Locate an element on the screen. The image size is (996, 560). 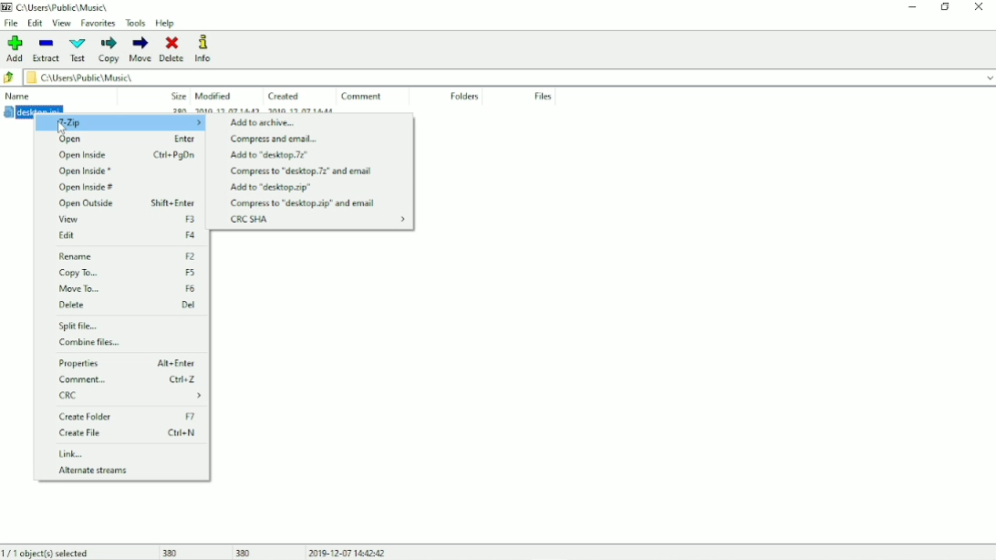
Tools is located at coordinates (135, 23).